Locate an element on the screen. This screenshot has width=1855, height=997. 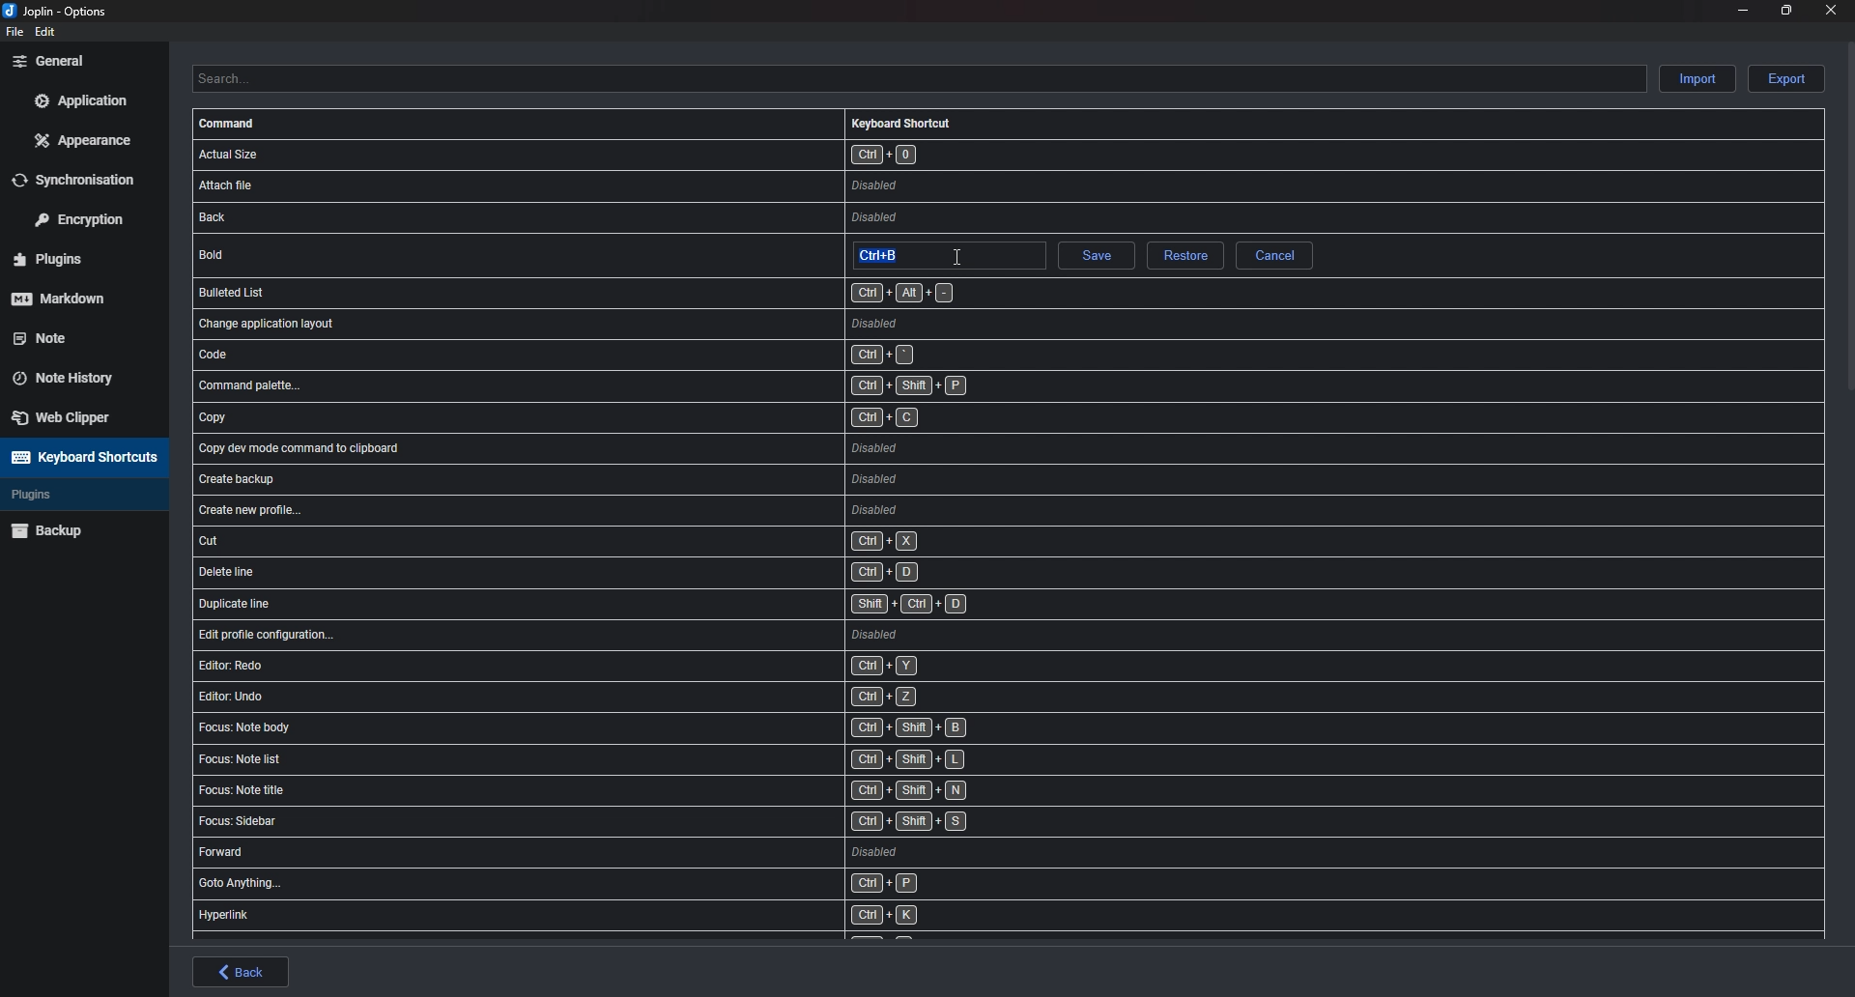
Command is located at coordinates (230, 124).